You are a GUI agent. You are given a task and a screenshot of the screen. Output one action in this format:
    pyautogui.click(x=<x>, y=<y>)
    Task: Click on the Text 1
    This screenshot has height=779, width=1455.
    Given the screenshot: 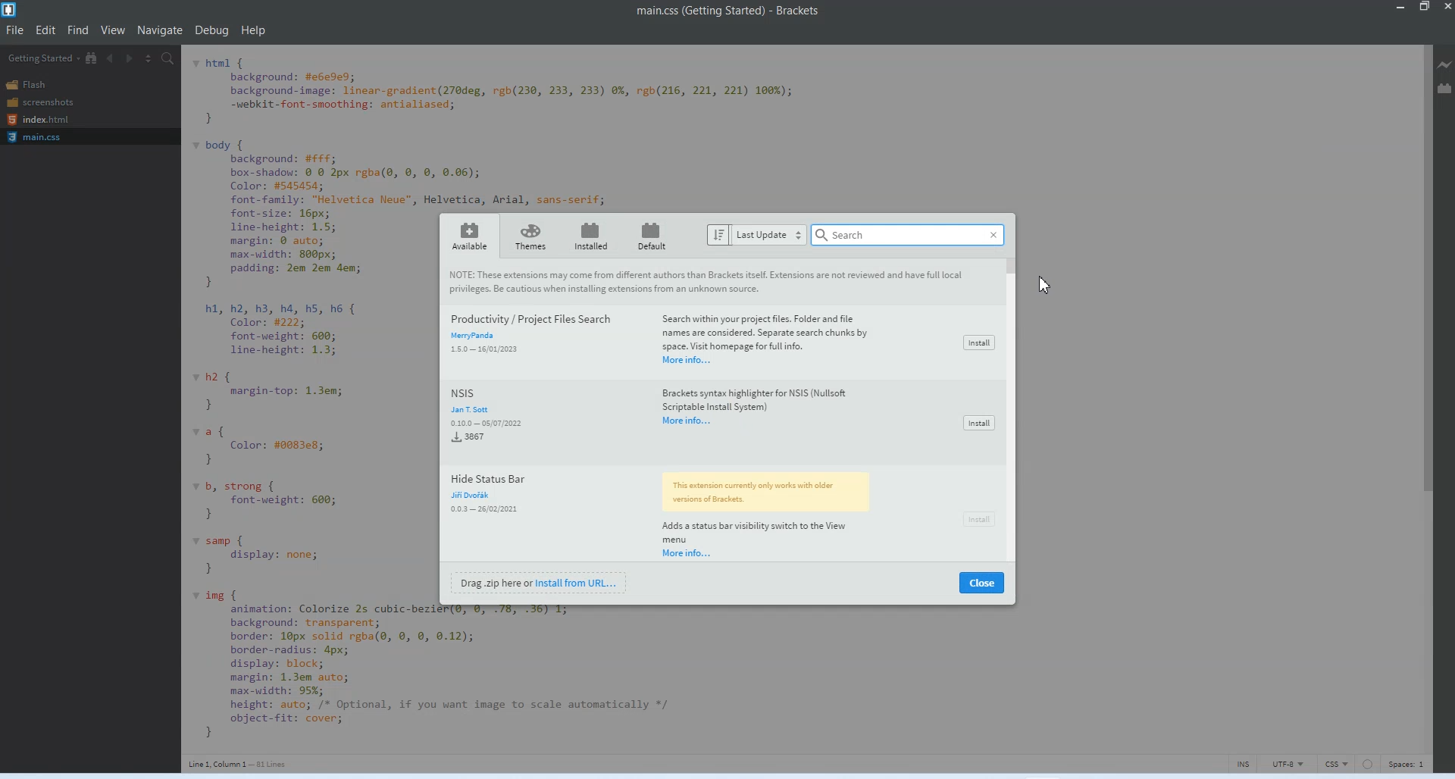 What is the action you would take?
    pyautogui.click(x=723, y=14)
    